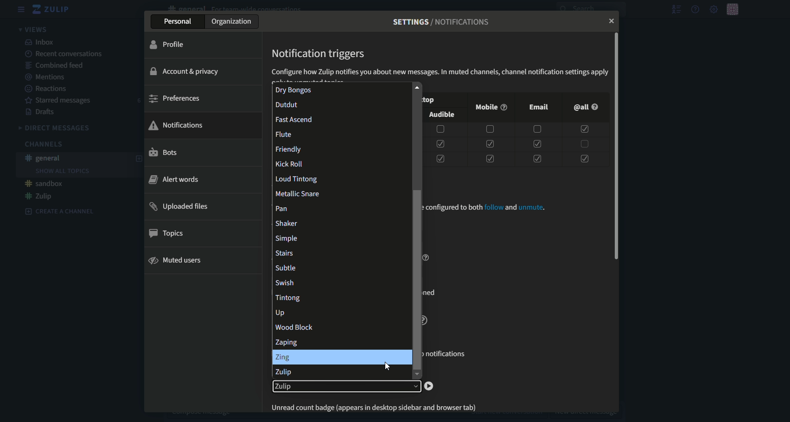 This screenshot has width=790, height=422. What do you see at coordinates (616, 146) in the screenshot?
I see `scrollbar` at bounding box center [616, 146].